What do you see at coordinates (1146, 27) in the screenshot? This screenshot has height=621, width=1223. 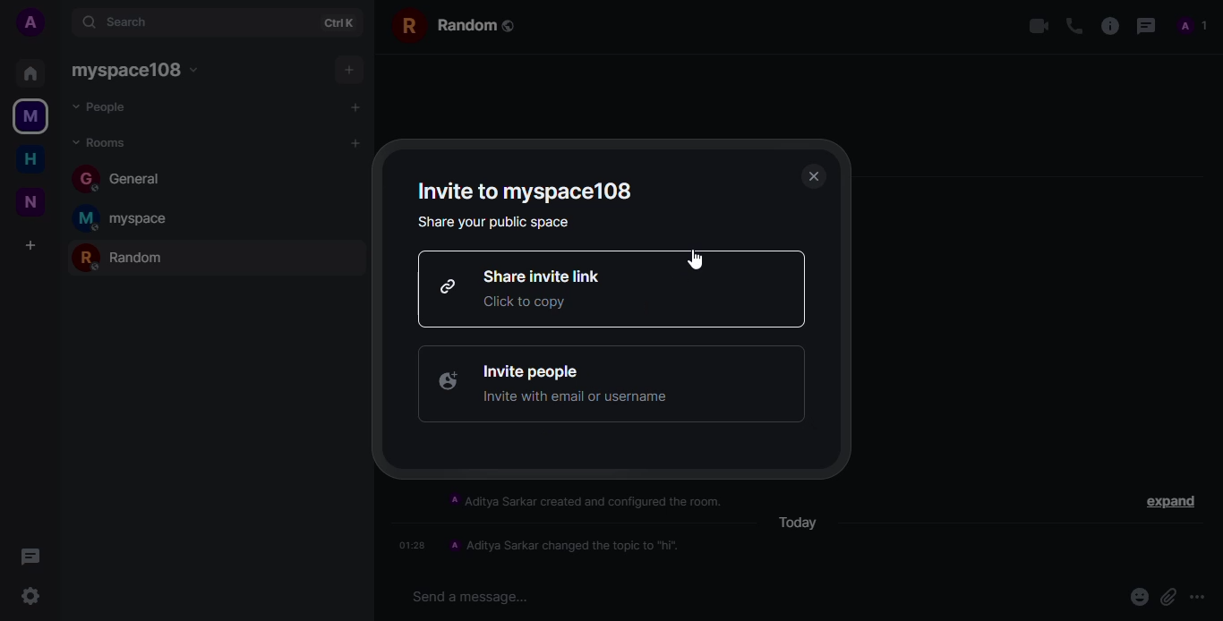 I see `threads` at bounding box center [1146, 27].